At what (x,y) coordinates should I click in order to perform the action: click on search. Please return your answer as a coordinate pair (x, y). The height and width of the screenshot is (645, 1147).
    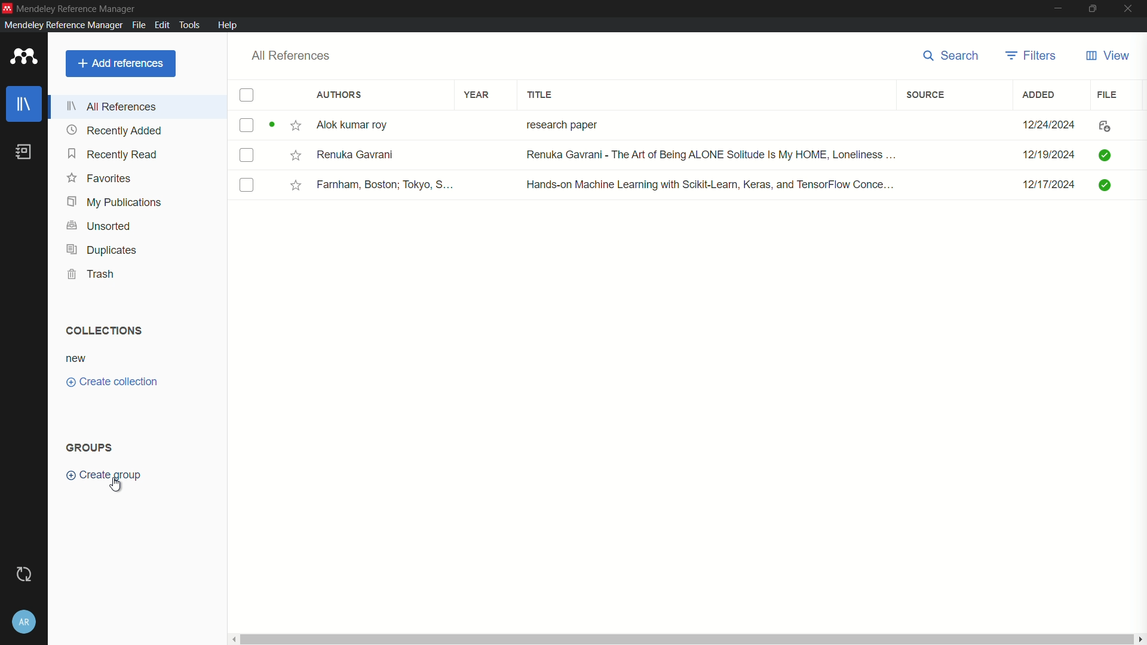
    Looking at the image, I should click on (947, 56).